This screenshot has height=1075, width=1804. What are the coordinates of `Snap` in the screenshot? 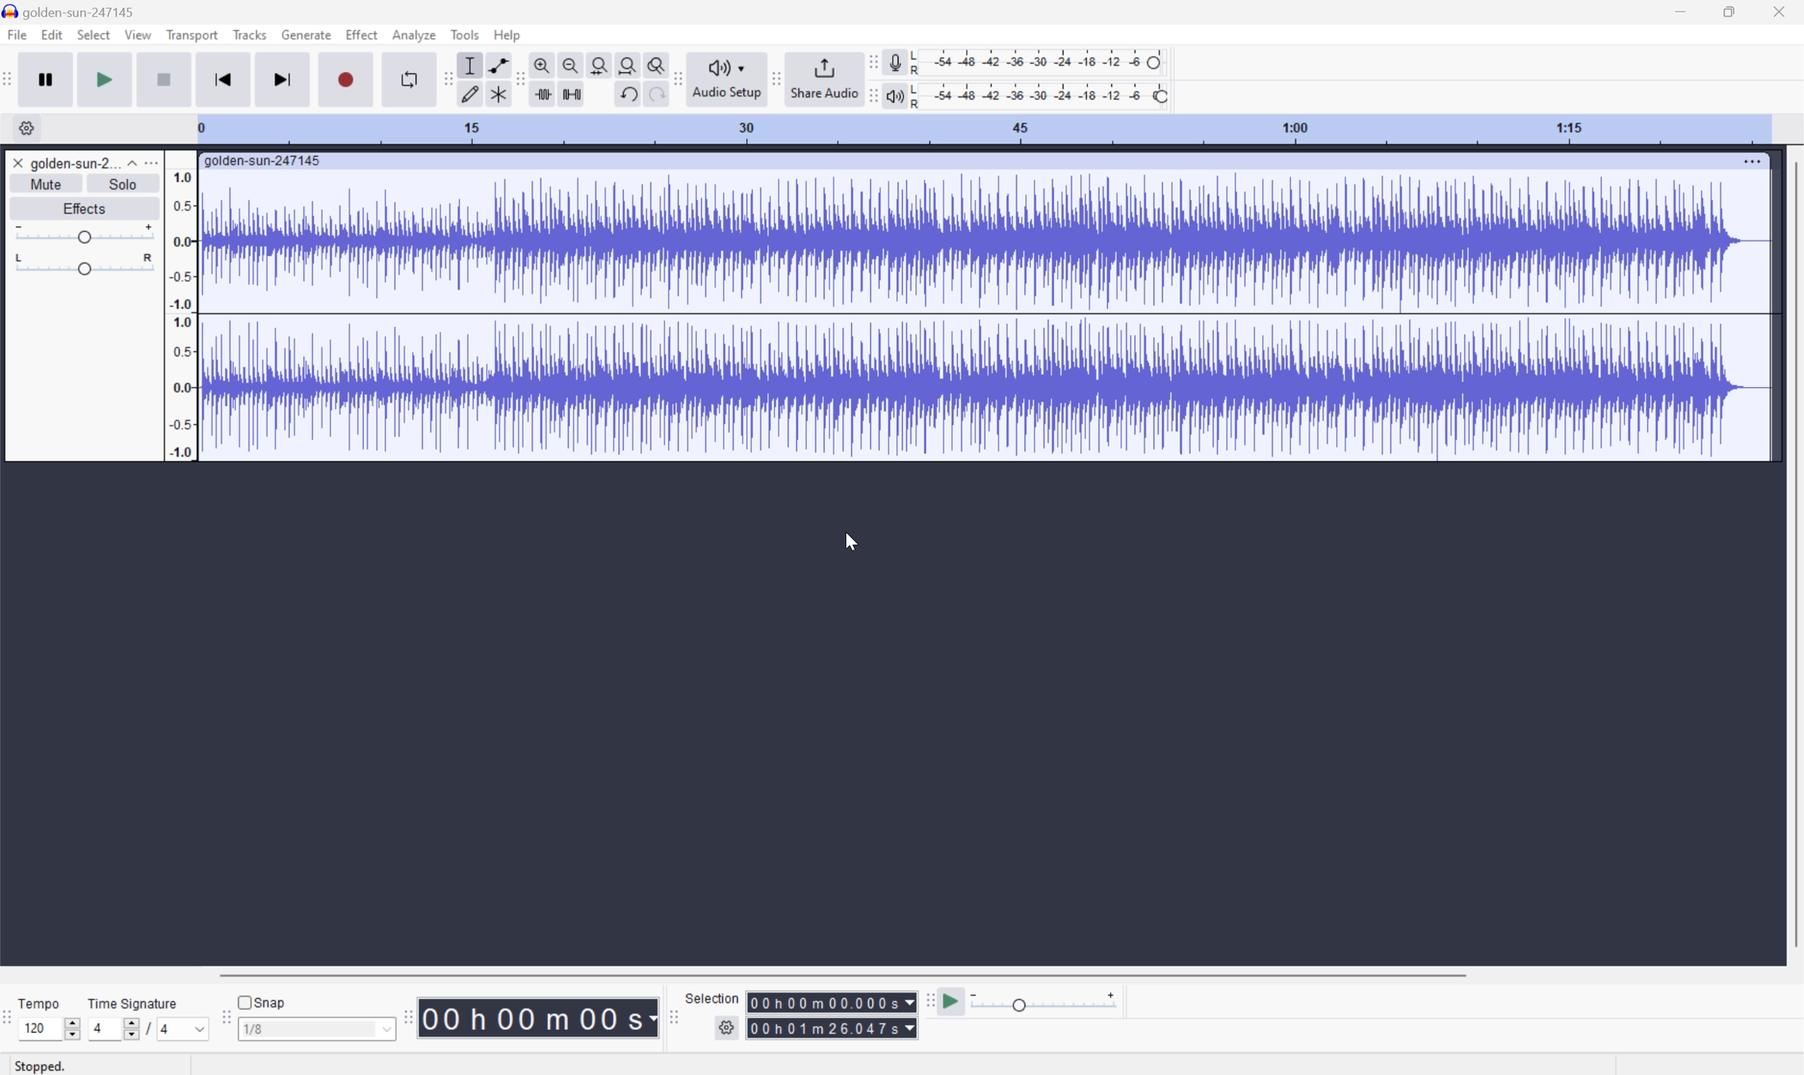 It's located at (263, 1001).